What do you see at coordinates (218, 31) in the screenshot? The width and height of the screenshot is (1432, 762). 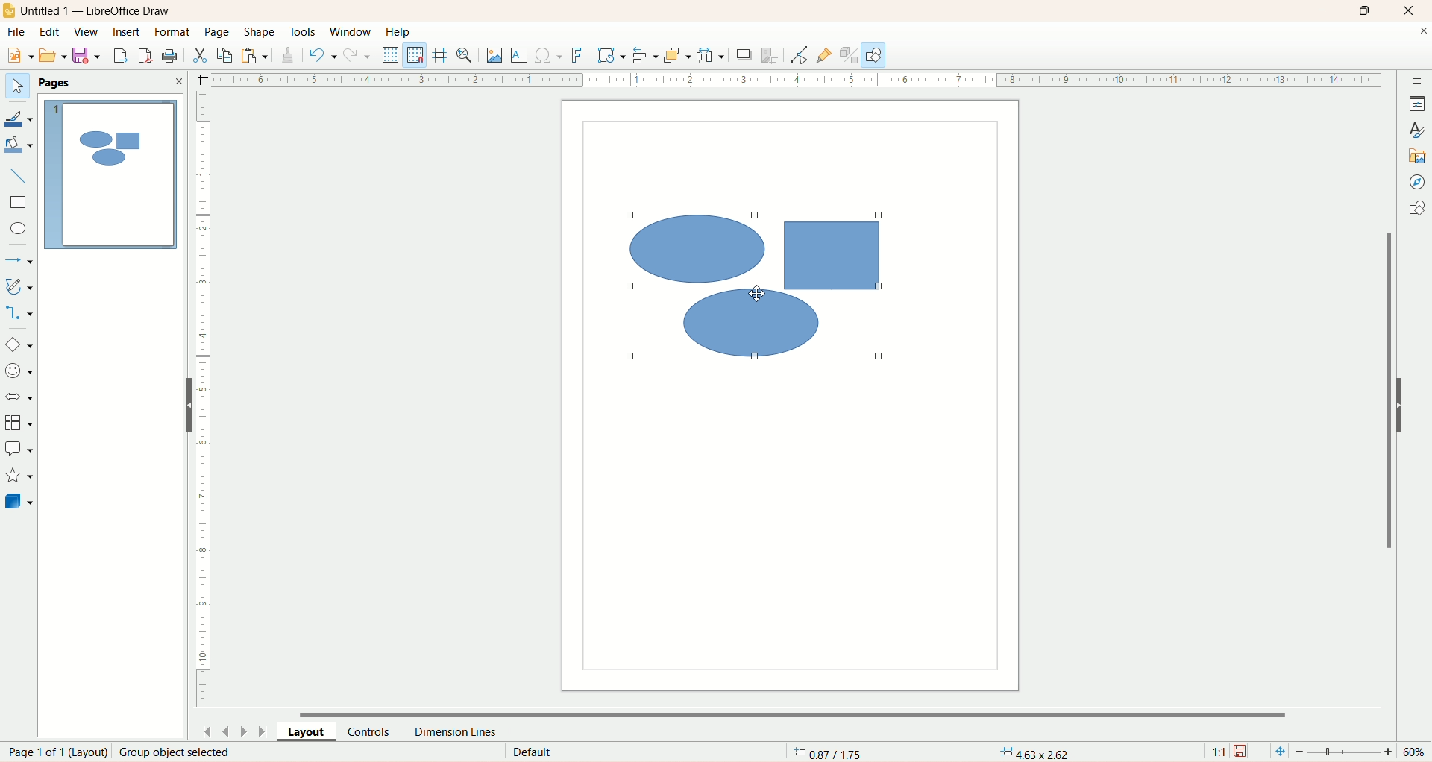 I see `page` at bounding box center [218, 31].